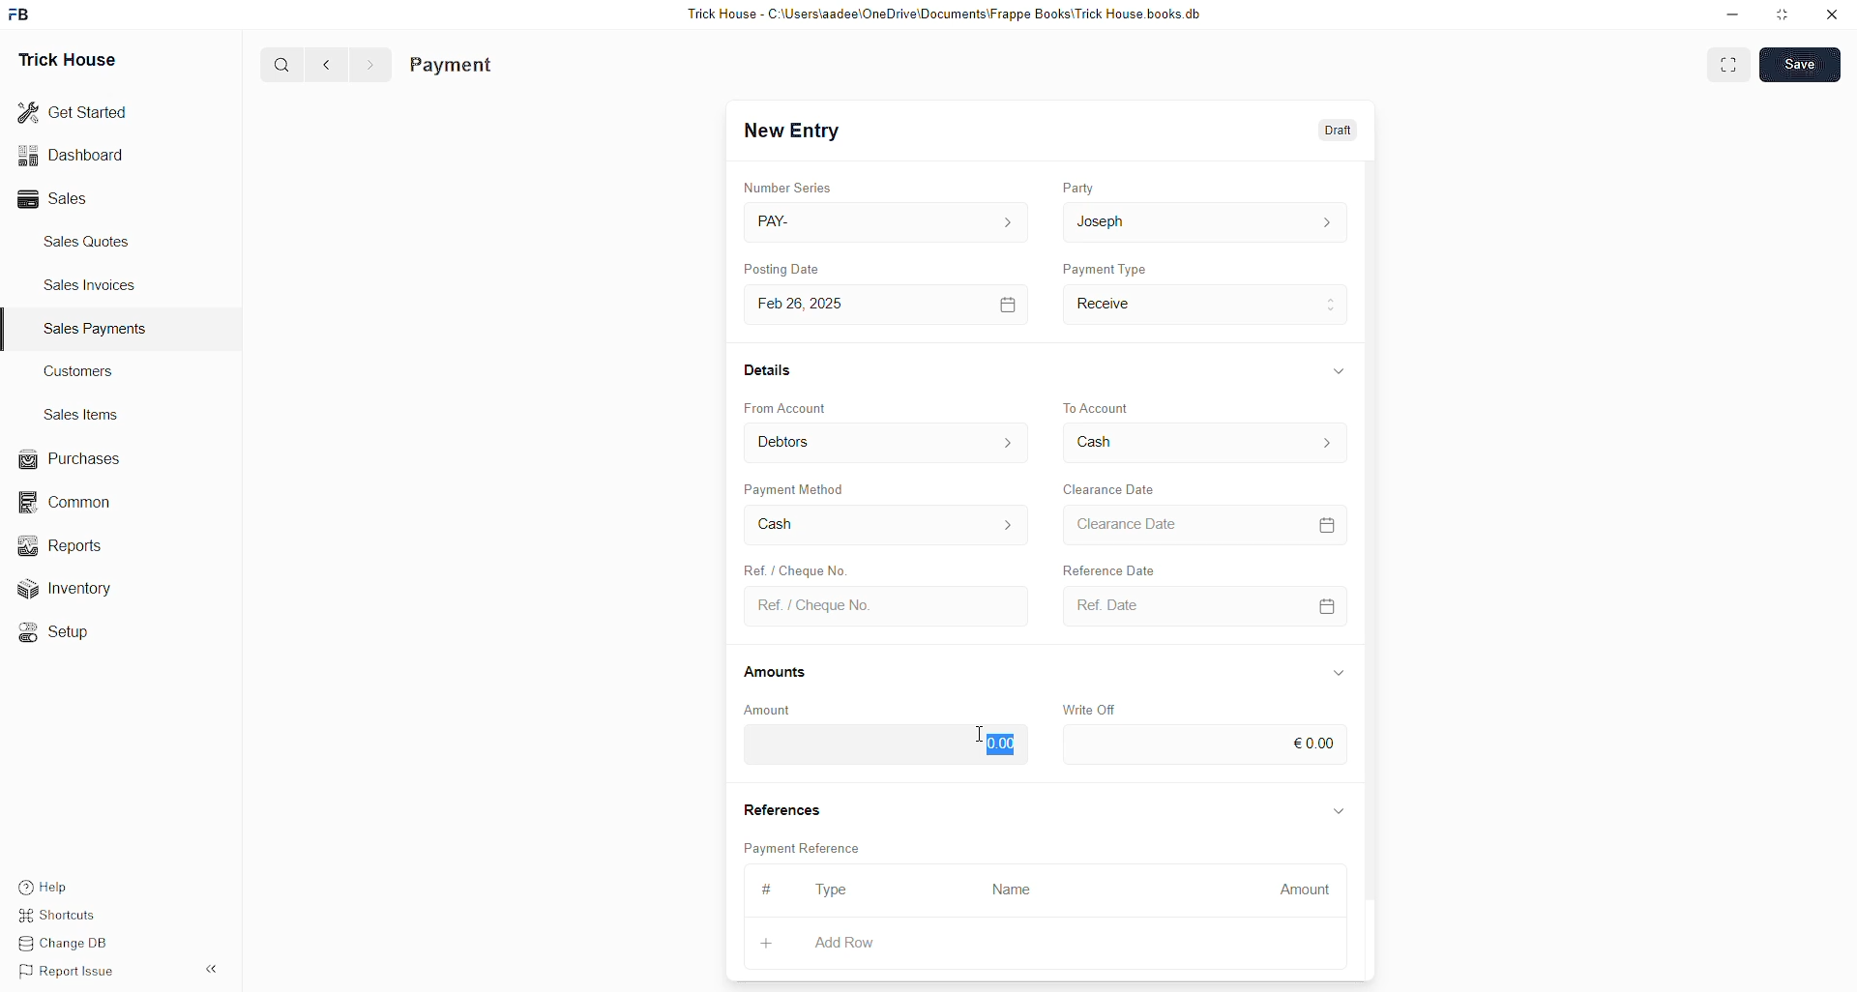 Image resolution: width=1857 pixels, height=992 pixels. Describe the element at coordinates (1099, 407) in the screenshot. I see `To Account` at that location.